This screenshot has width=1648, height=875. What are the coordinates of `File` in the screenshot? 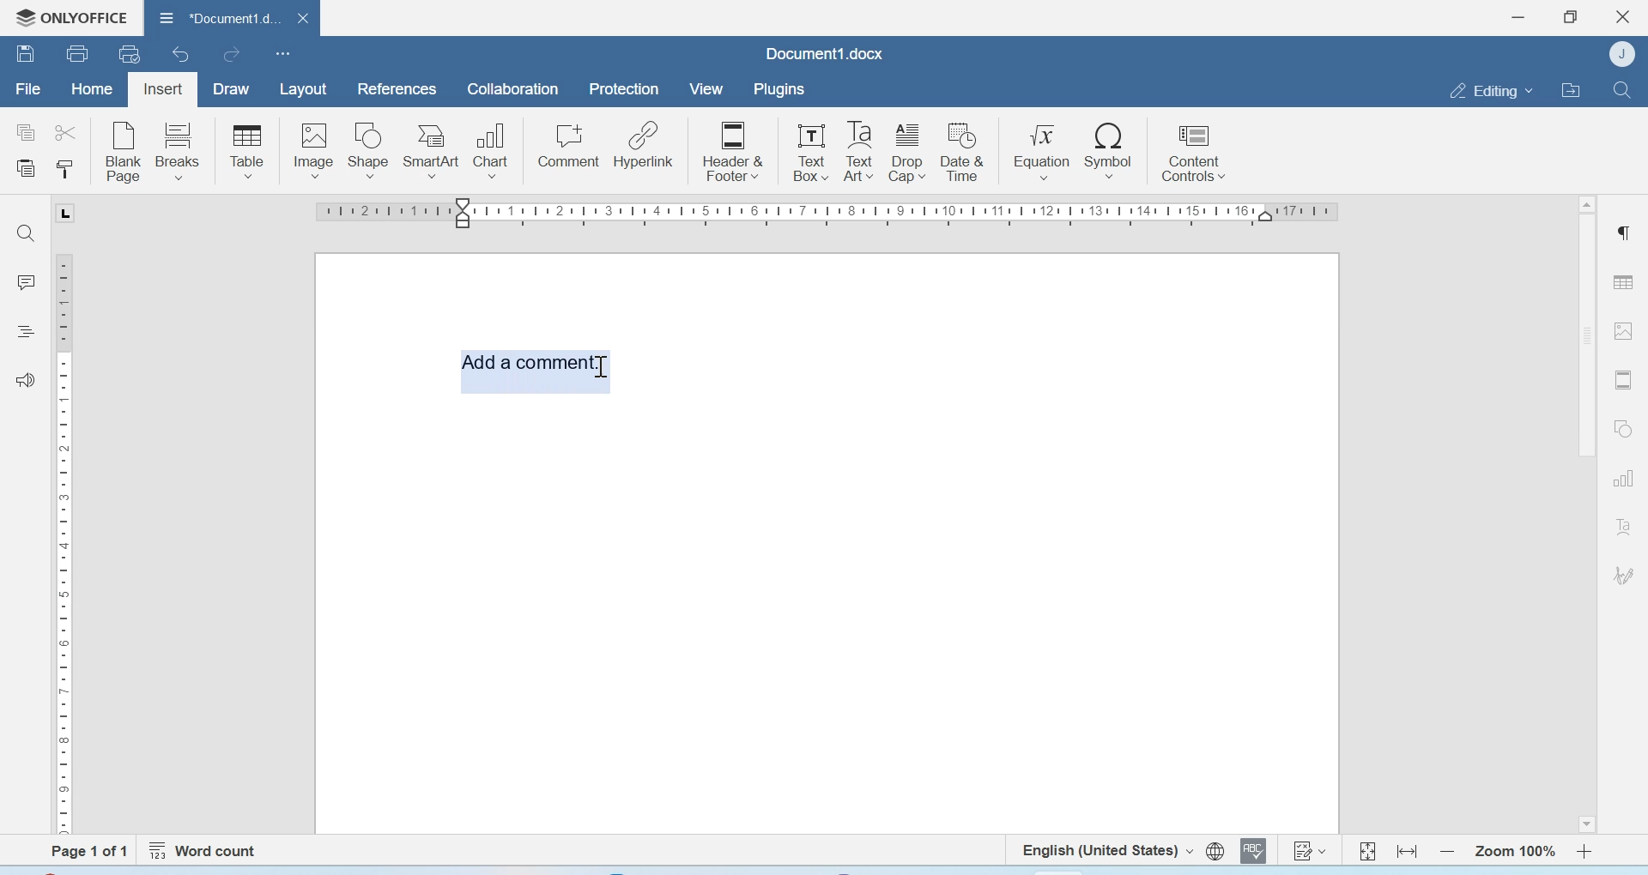 It's located at (27, 89).